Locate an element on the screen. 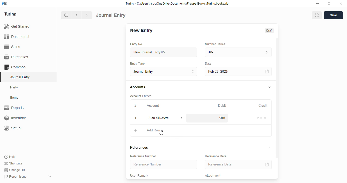  sales is located at coordinates (12, 47).